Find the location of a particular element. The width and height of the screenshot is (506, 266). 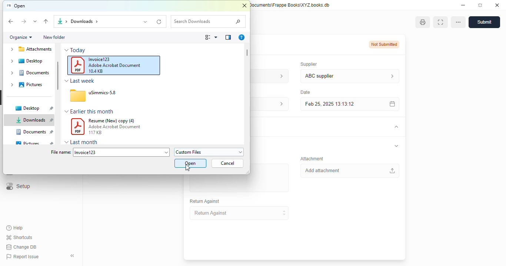

Not submitted is located at coordinates (385, 44).